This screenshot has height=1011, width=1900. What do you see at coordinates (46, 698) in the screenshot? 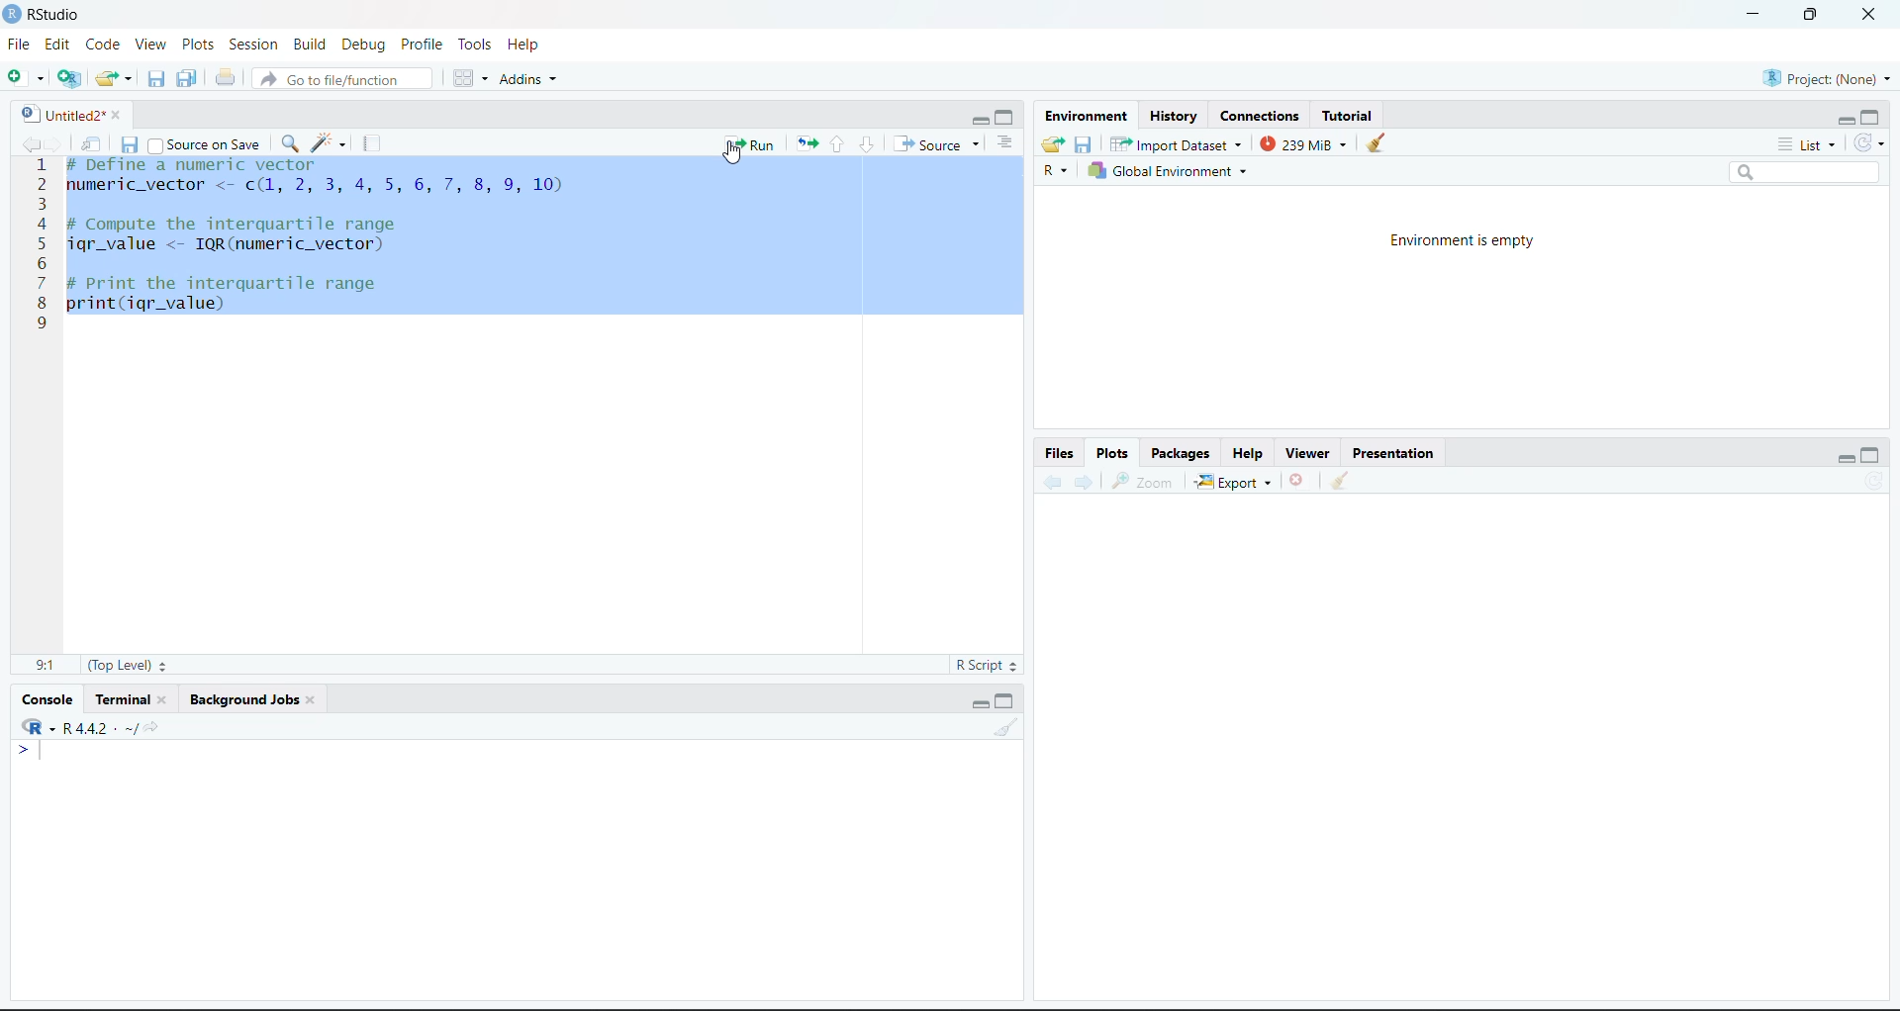
I see `Console` at bounding box center [46, 698].